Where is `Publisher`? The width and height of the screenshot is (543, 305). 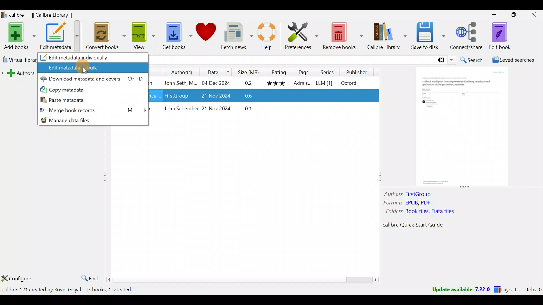
Publisher is located at coordinates (358, 71).